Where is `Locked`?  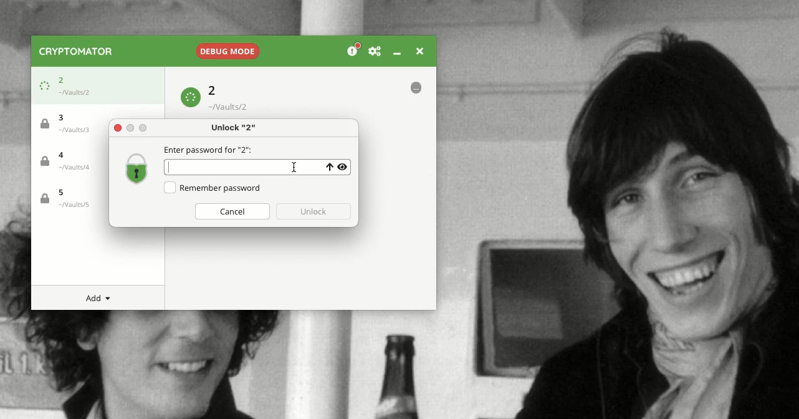
Locked is located at coordinates (137, 169).